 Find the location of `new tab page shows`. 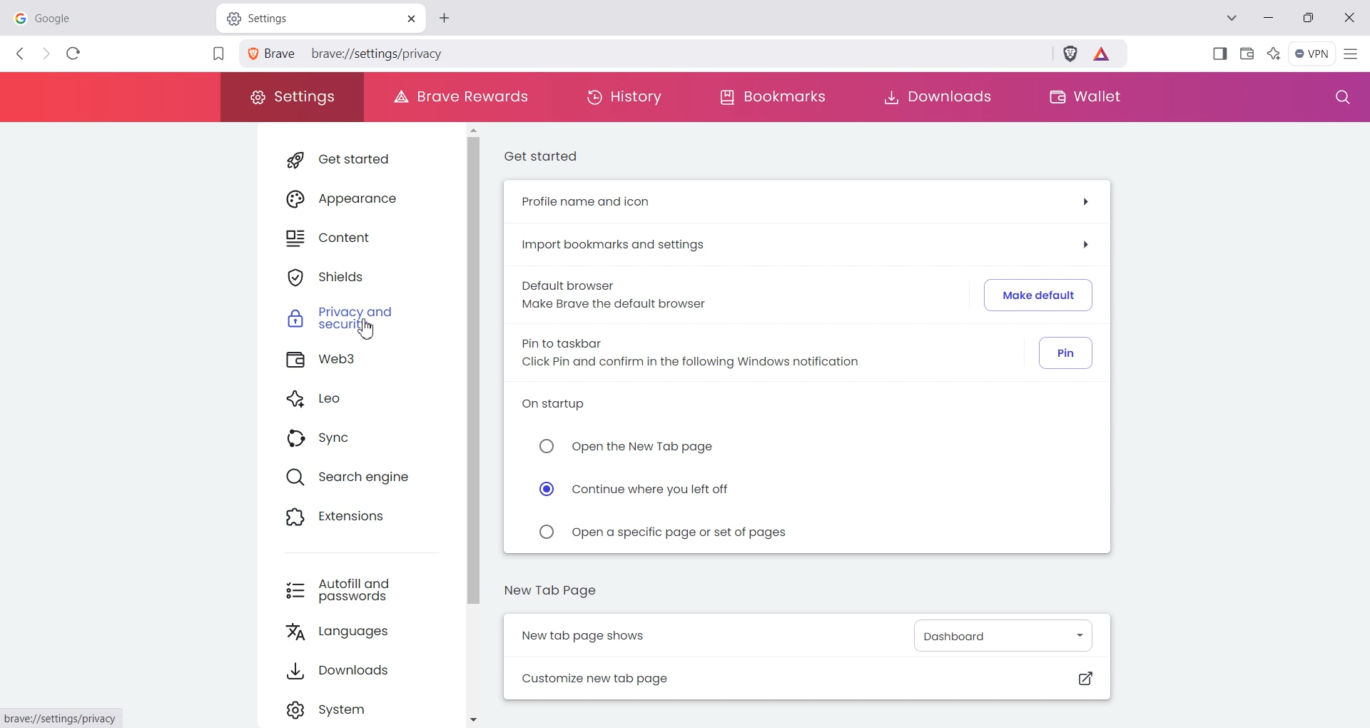

new tab page shows is located at coordinates (628, 634).